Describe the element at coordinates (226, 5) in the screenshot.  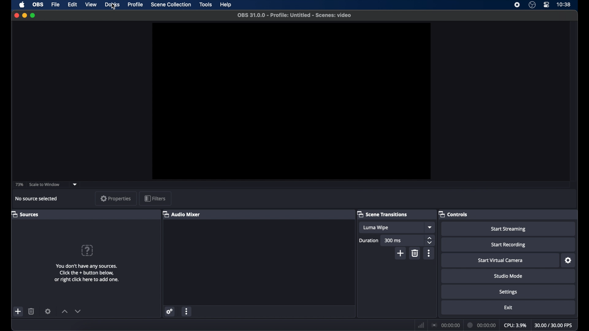
I see `help` at that location.